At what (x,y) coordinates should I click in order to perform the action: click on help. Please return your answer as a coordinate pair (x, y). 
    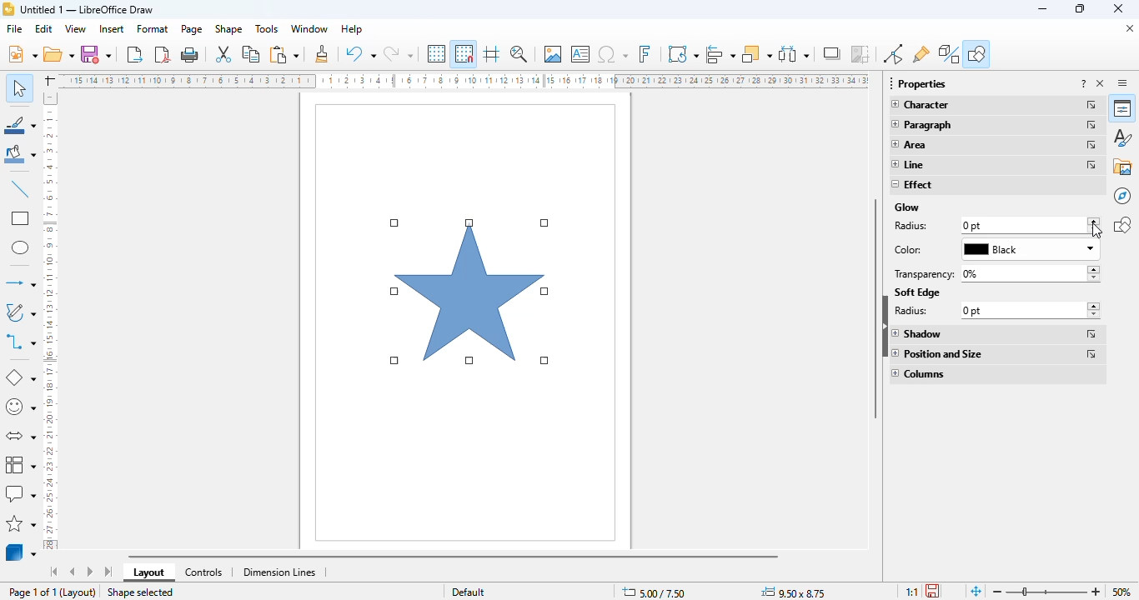
    Looking at the image, I should click on (353, 29).